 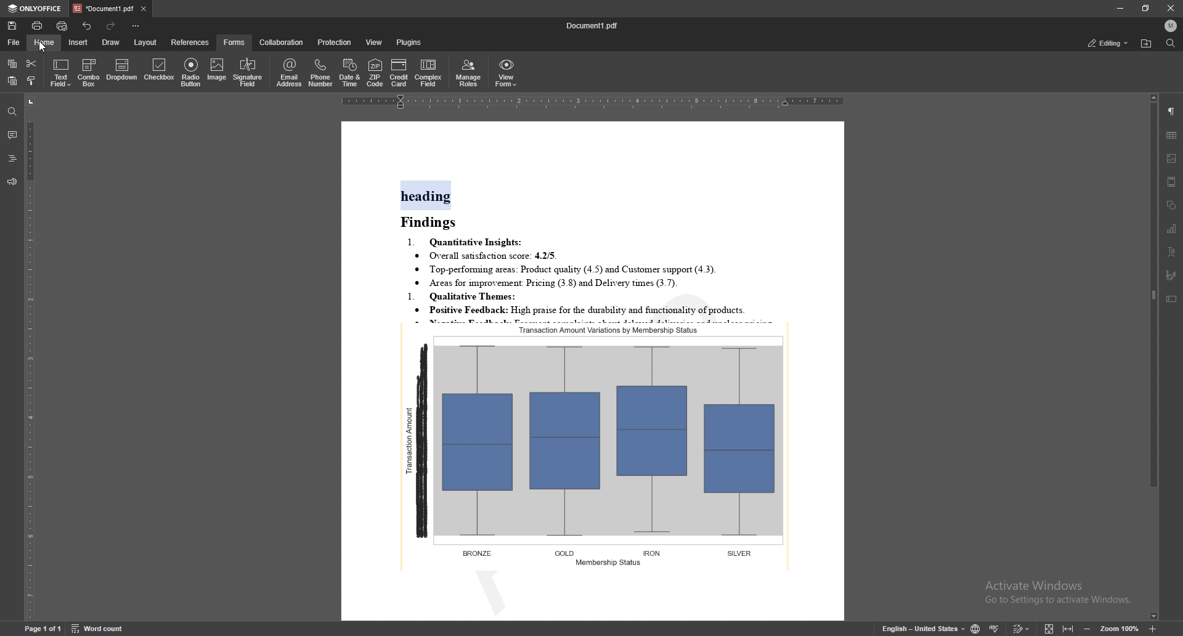 What do you see at coordinates (12, 81) in the screenshot?
I see `paste` at bounding box center [12, 81].